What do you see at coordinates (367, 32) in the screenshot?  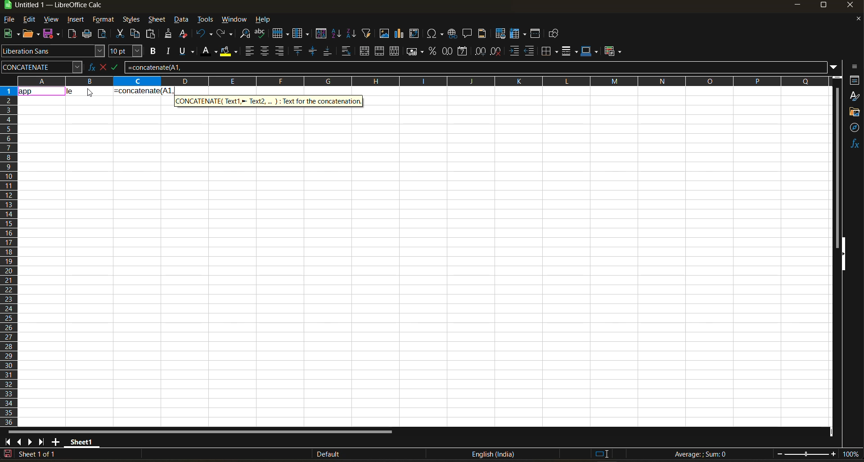 I see `autofilter` at bounding box center [367, 32].